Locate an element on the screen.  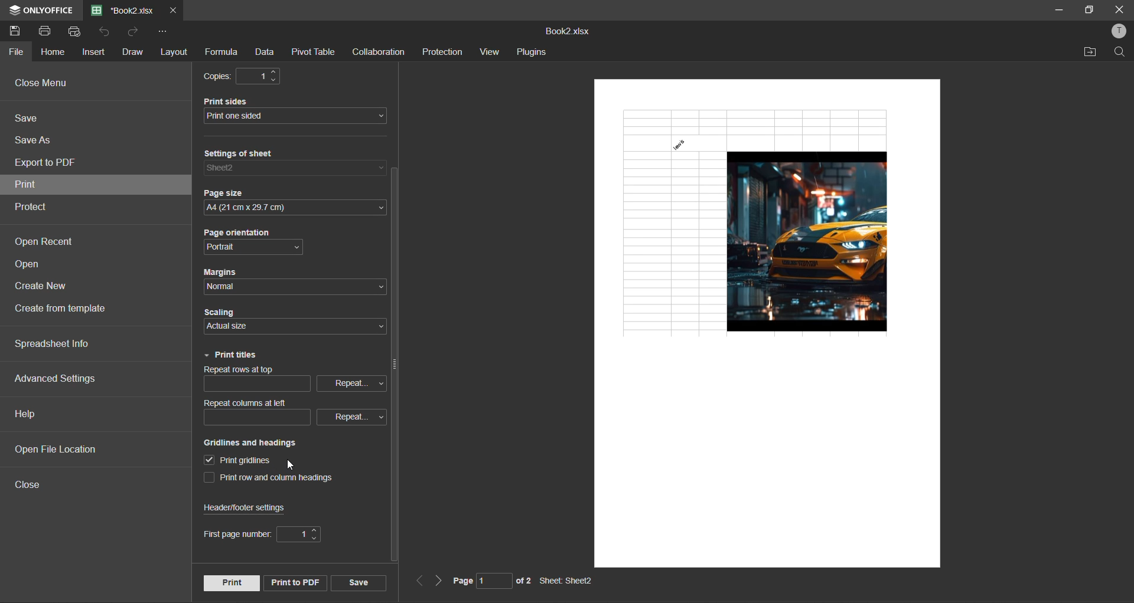
repeat columns at left is located at coordinates (261, 403).